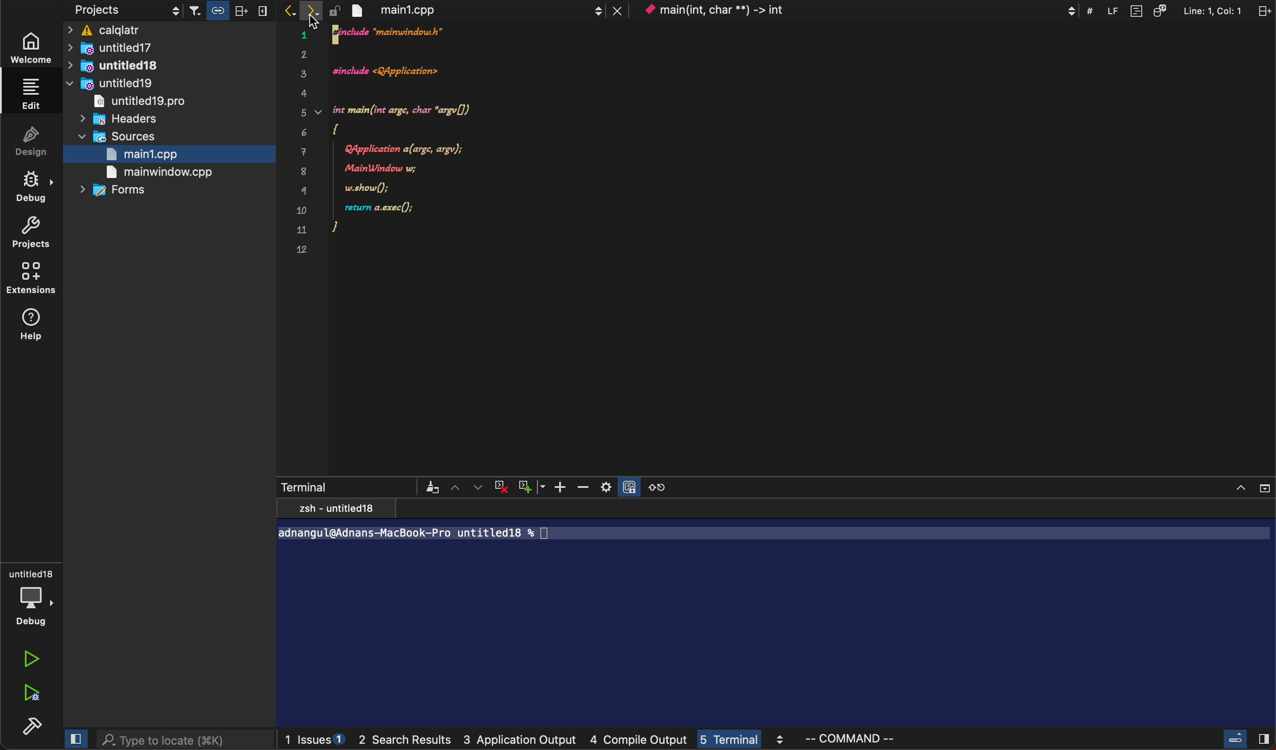  What do you see at coordinates (629, 485) in the screenshot?
I see `Lock` at bounding box center [629, 485].